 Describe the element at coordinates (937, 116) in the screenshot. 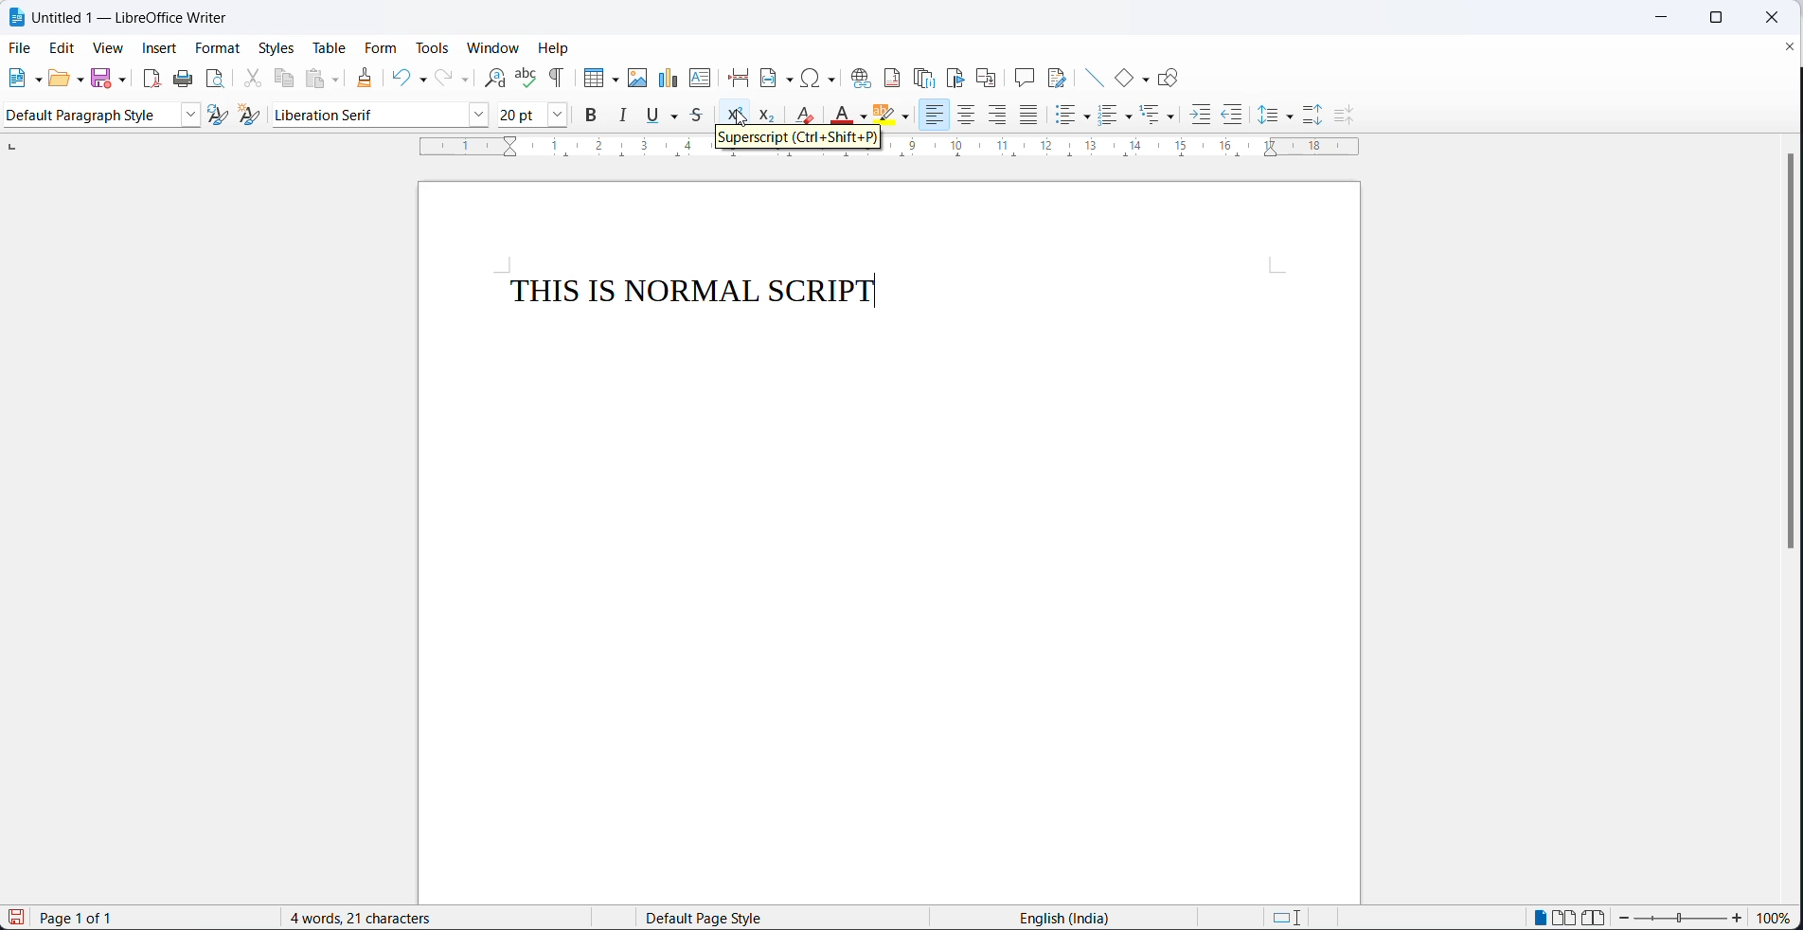

I see `text align left` at that location.